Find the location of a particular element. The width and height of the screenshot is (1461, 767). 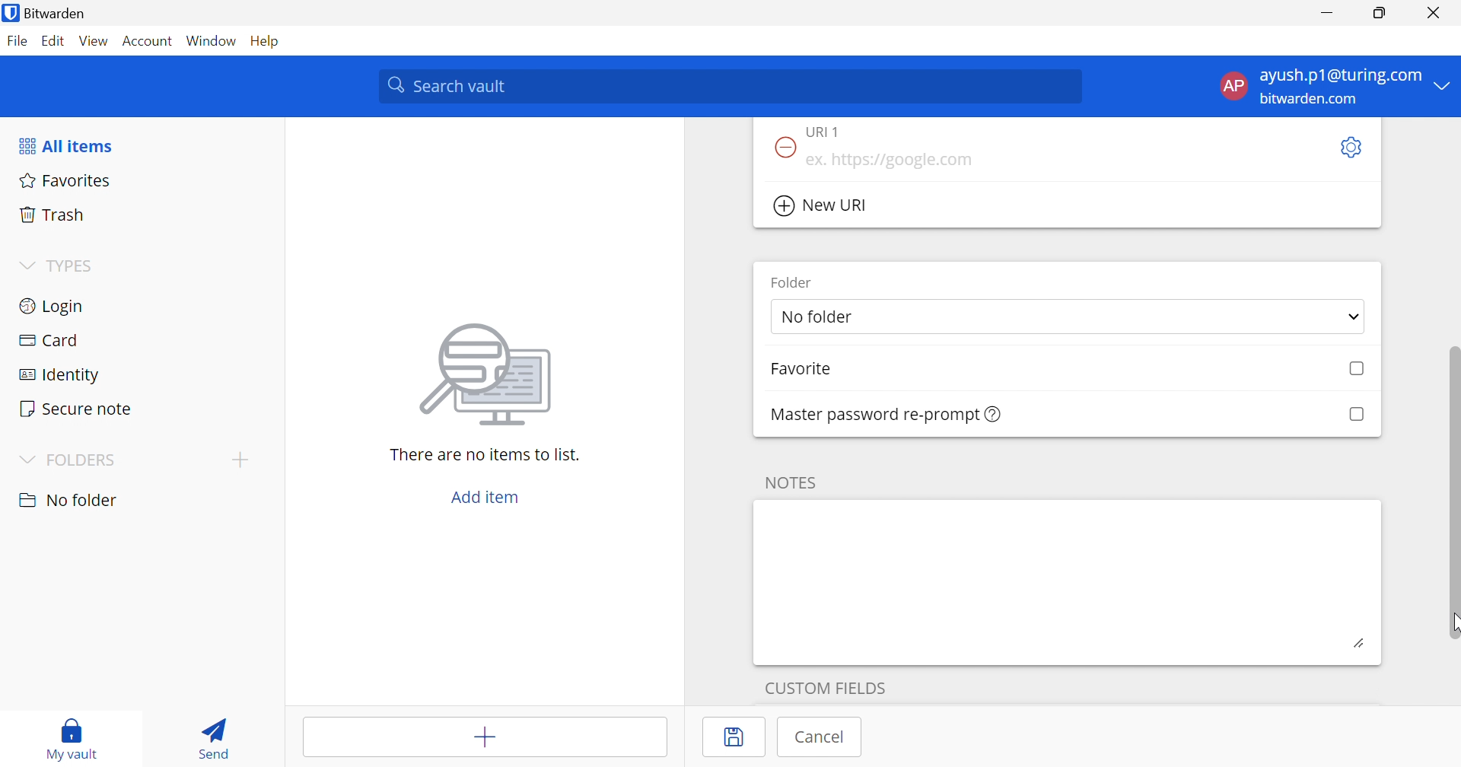

ayush.p1@turing.com is located at coordinates (1341, 76).